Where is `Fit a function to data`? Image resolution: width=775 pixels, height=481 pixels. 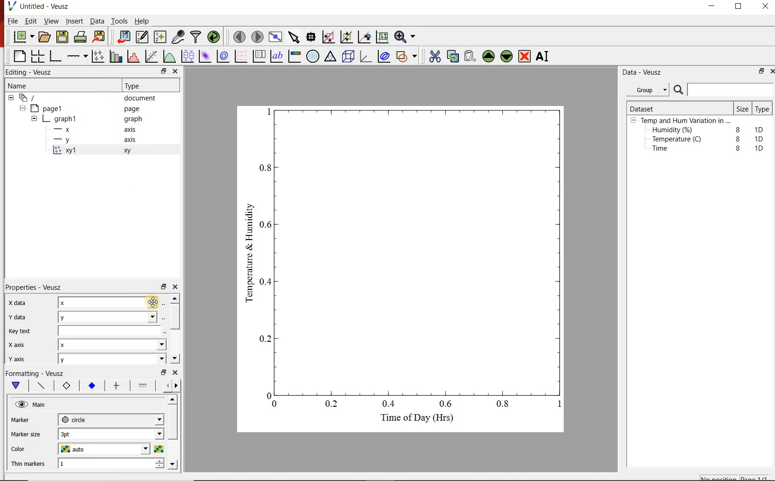
Fit a function to data is located at coordinates (152, 56).